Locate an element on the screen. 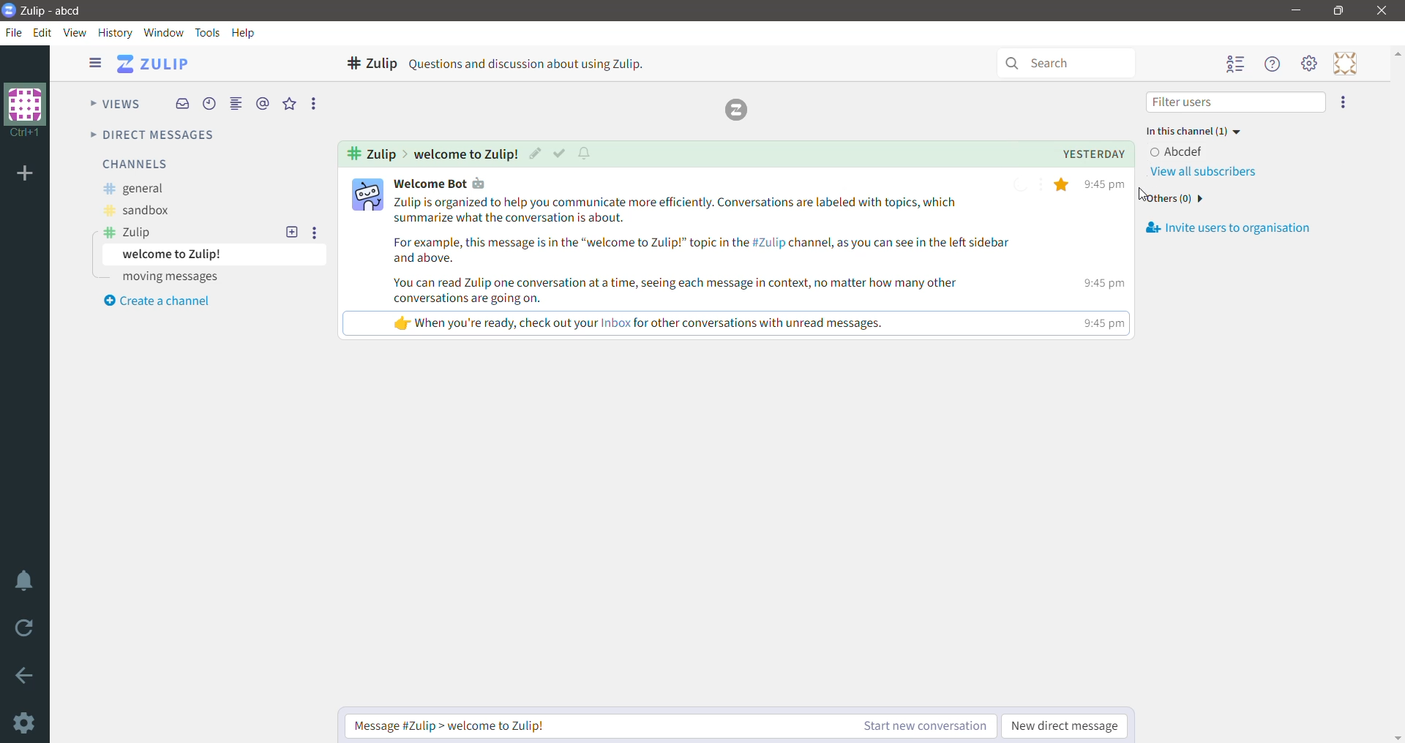 Image resolution: width=1405 pixels, height=743 pixels. Channels is located at coordinates (133, 164).